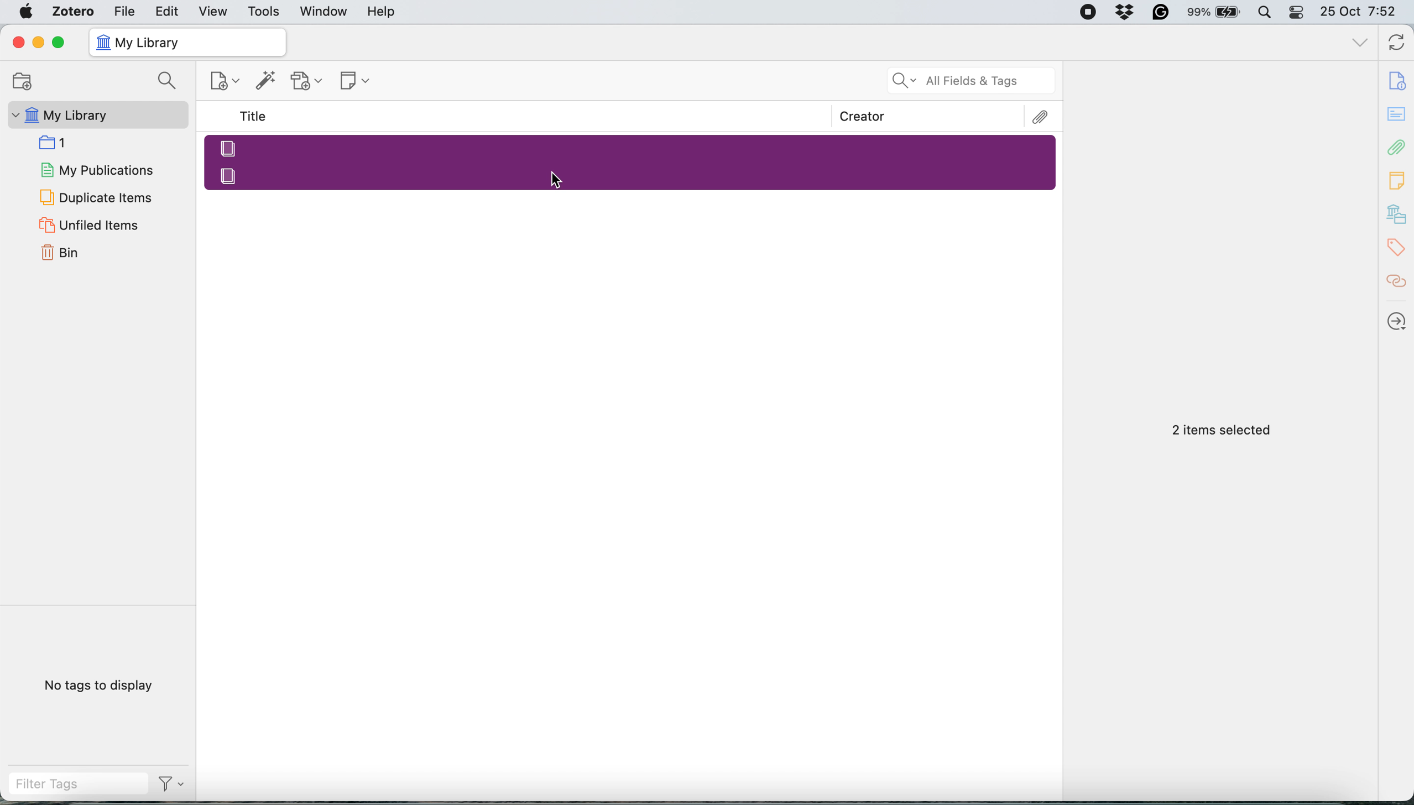 This screenshot has width=1414, height=805. I want to click on Search, so click(170, 82).